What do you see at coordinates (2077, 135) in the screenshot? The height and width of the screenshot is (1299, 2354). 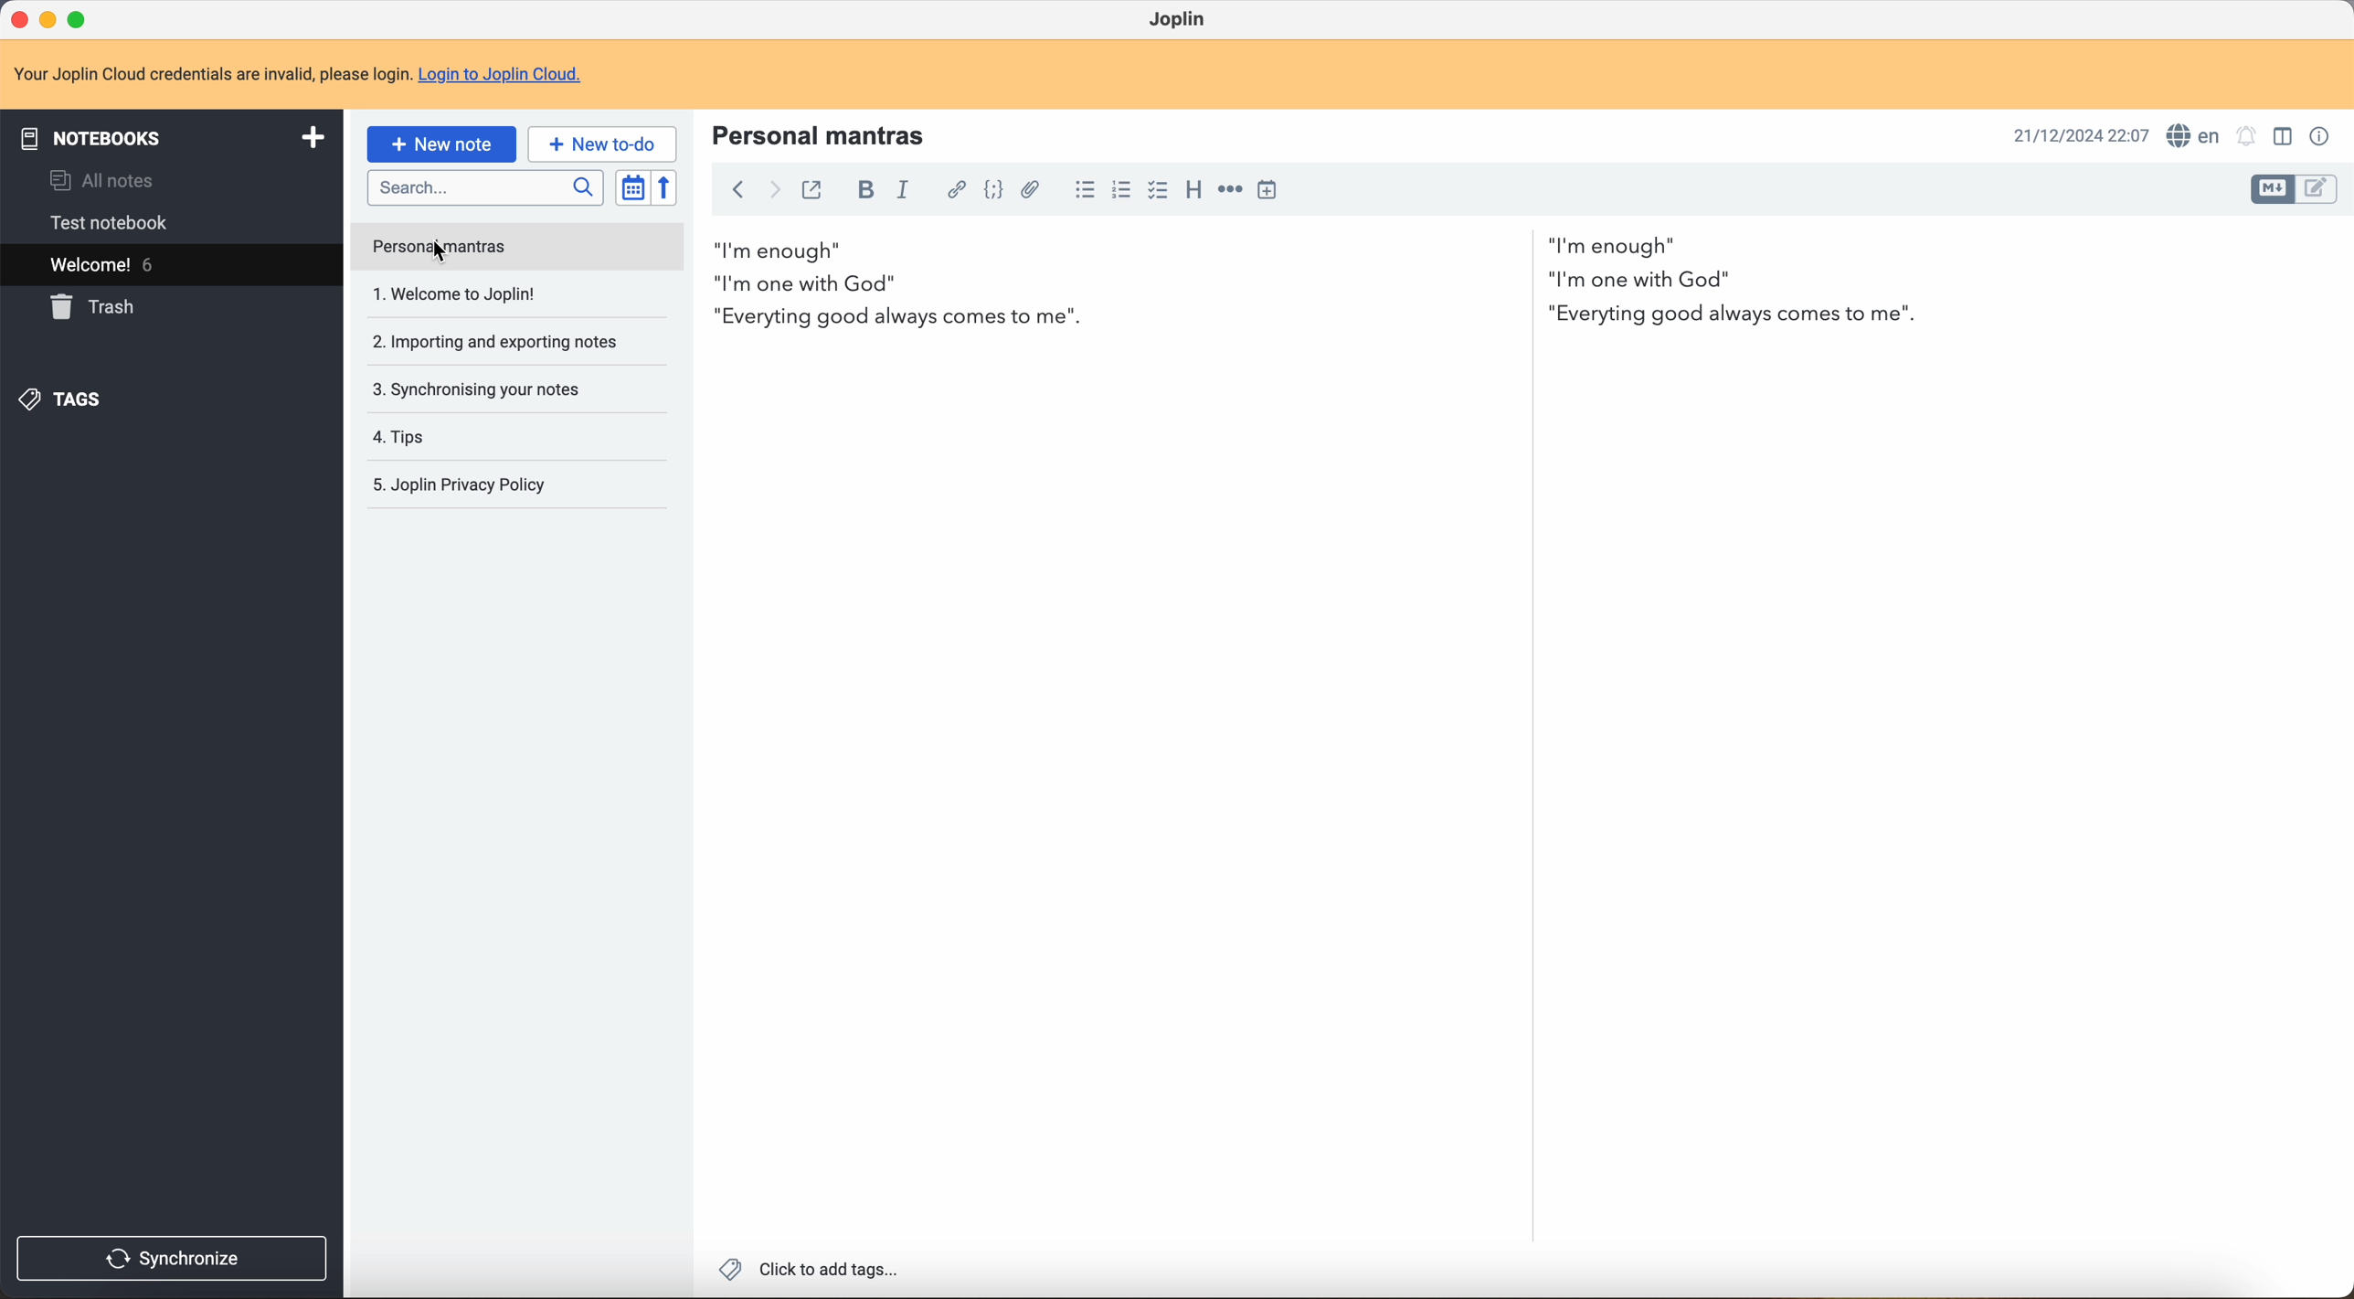 I see `date and hour` at bounding box center [2077, 135].